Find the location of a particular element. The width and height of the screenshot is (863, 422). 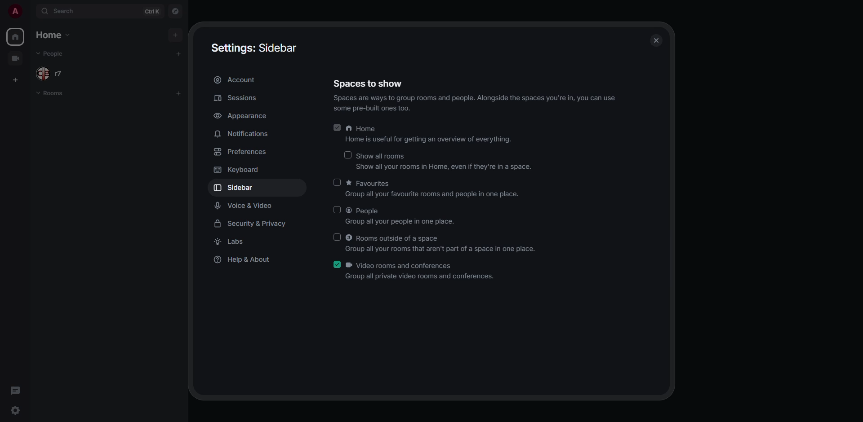

settings sidebar is located at coordinates (253, 47).